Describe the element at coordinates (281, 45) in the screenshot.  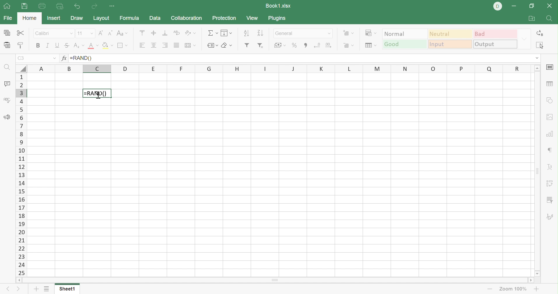
I see `Accunting style` at that location.